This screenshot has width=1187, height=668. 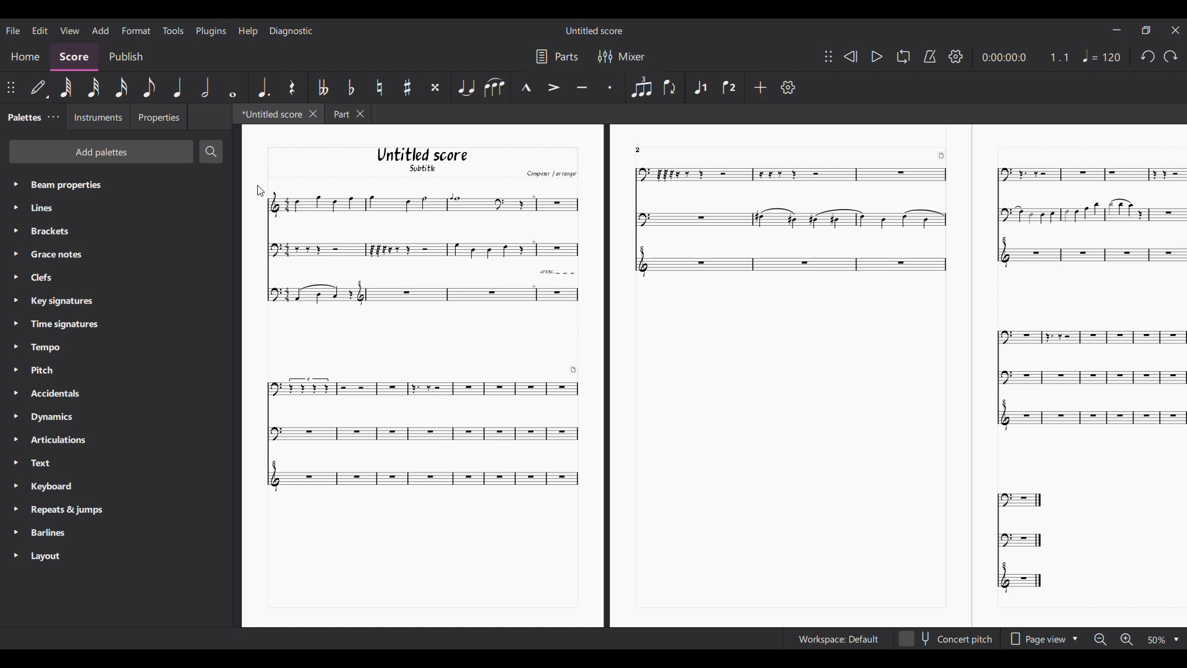 I want to click on Tie, so click(x=466, y=87).